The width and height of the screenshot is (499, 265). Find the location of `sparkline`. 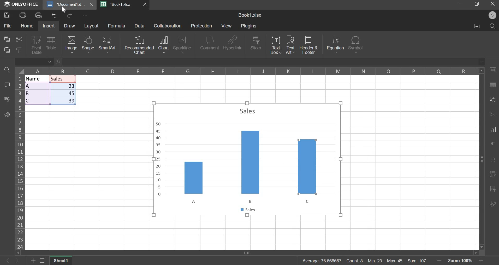

sparkline is located at coordinates (182, 45).